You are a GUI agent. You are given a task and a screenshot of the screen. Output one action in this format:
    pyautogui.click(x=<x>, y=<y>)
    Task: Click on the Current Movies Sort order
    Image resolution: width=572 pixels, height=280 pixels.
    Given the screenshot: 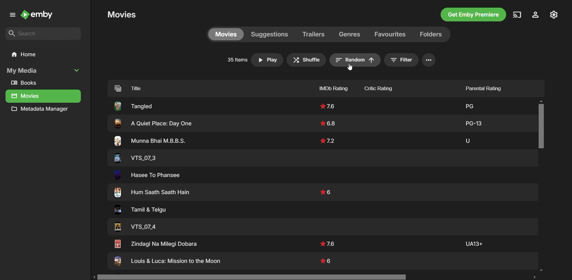 What is the action you would take?
    pyautogui.click(x=354, y=60)
    